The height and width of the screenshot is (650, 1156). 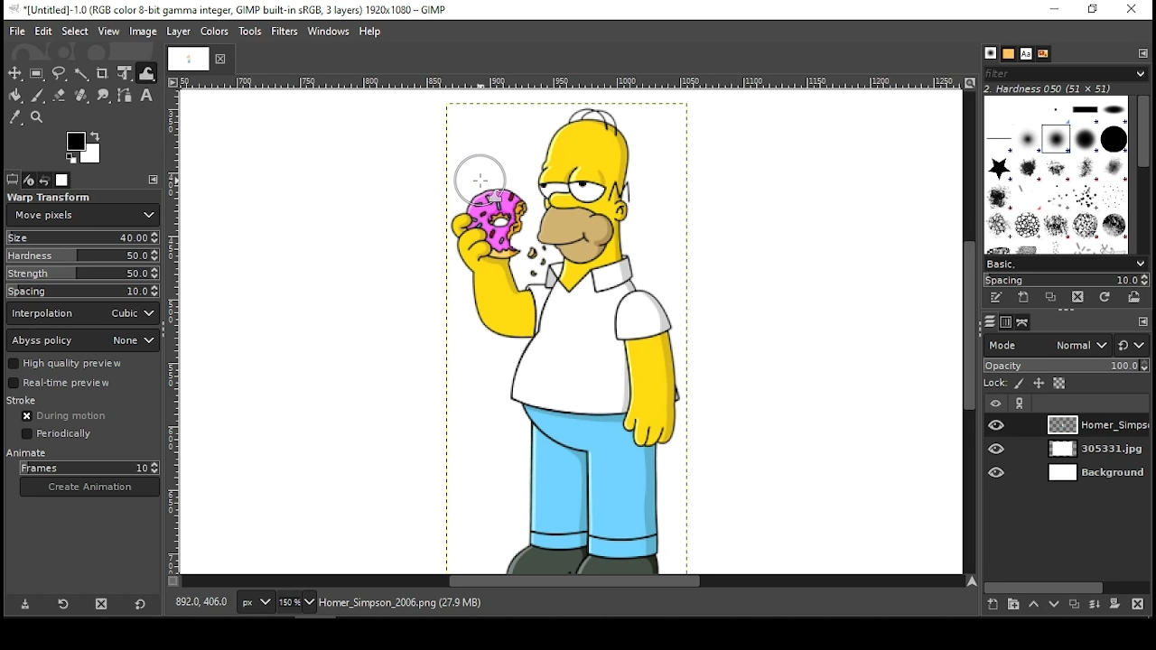 What do you see at coordinates (1007, 322) in the screenshot?
I see `channels` at bounding box center [1007, 322].